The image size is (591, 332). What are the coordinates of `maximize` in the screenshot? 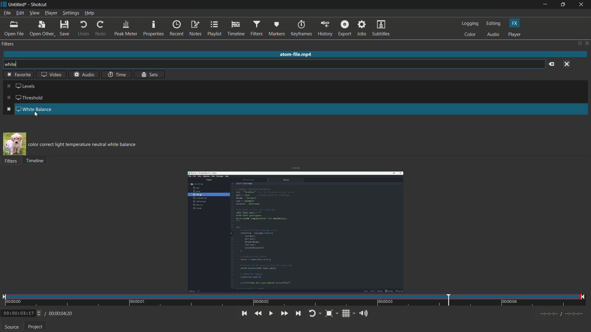 It's located at (564, 5).